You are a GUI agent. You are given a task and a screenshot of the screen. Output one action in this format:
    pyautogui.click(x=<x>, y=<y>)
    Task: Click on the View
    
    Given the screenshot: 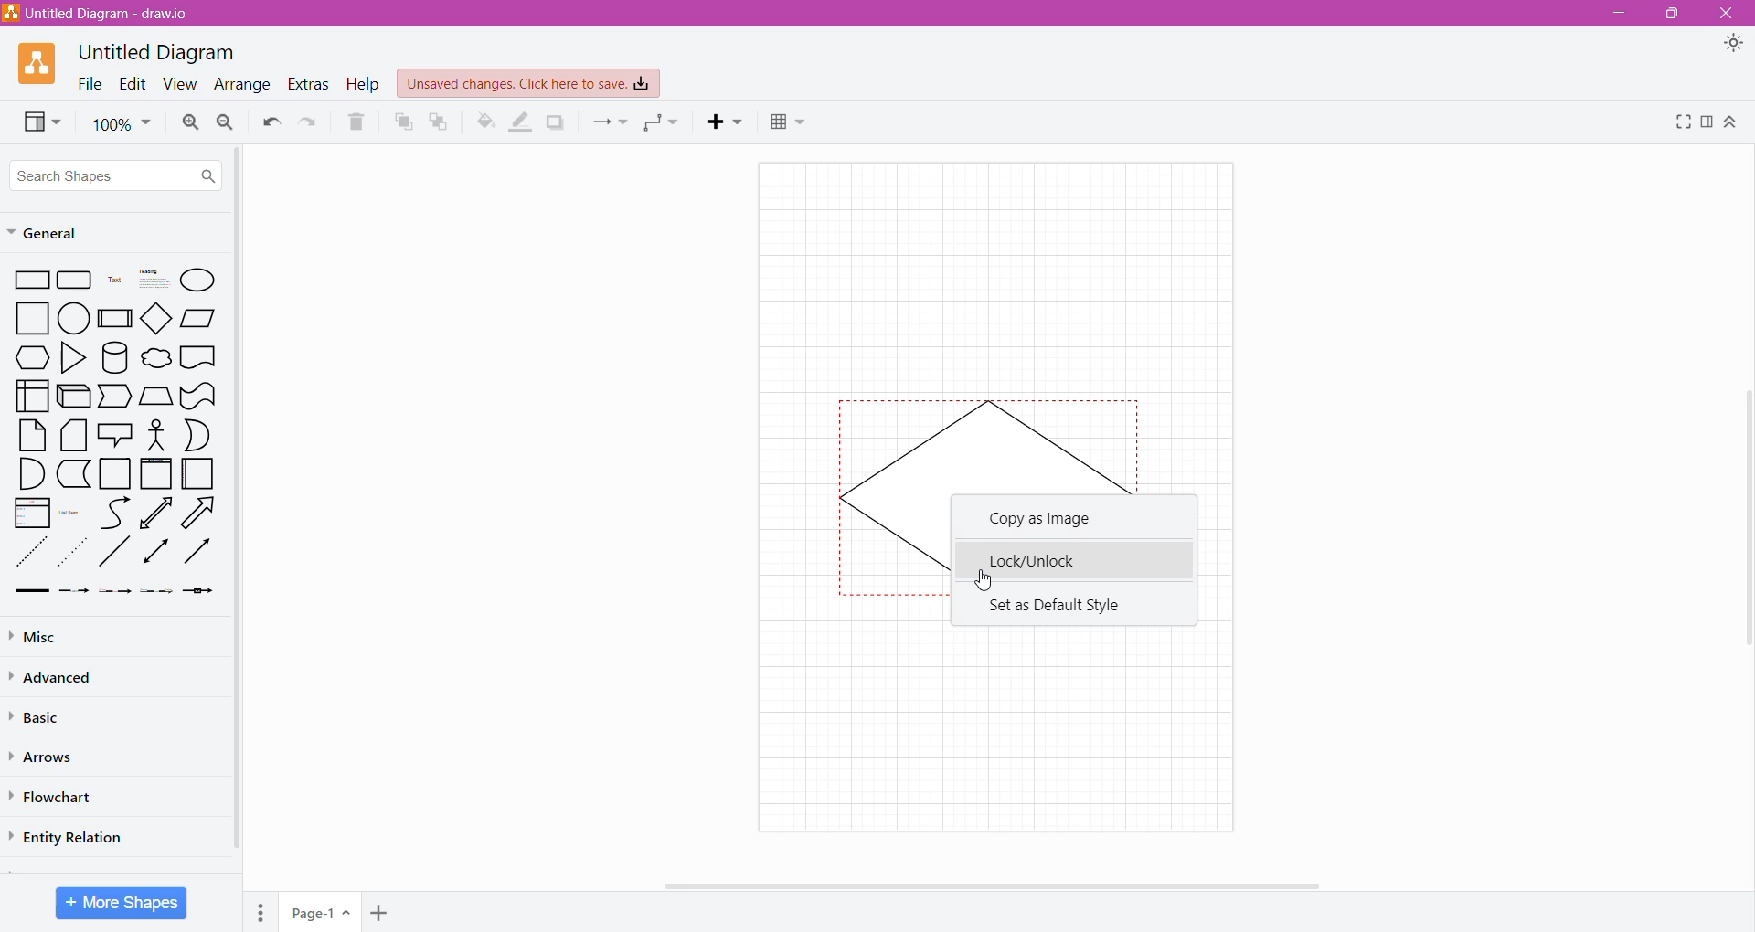 What is the action you would take?
    pyautogui.click(x=179, y=85)
    